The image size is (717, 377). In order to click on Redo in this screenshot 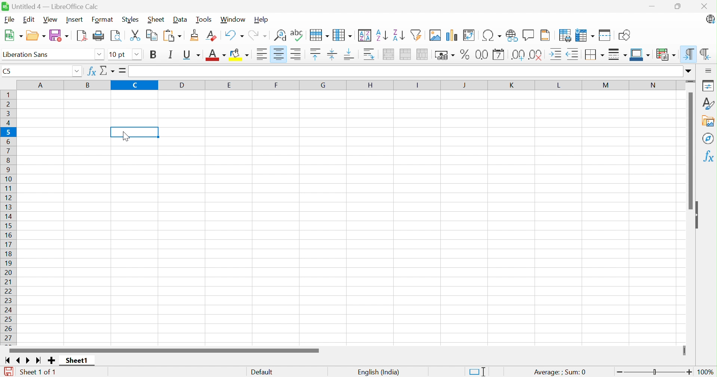, I will do `click(259, 34)`.